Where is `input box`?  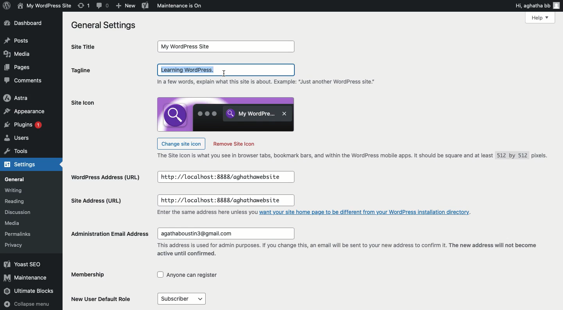 input box is located at coordinates (225, 177).